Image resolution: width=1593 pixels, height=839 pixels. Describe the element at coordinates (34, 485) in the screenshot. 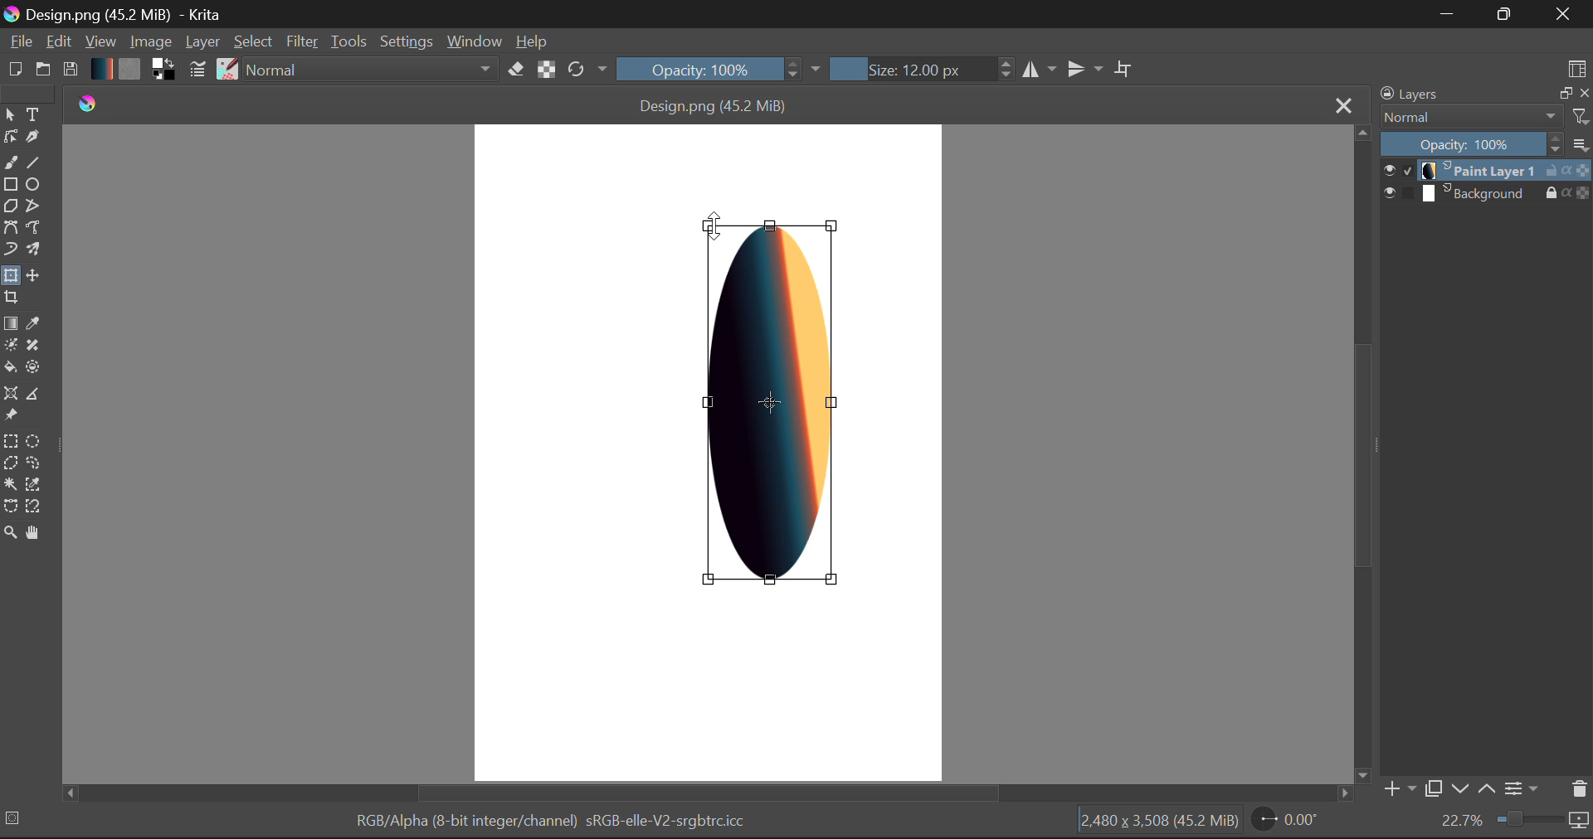

I see `Similar color Selector` at that location.